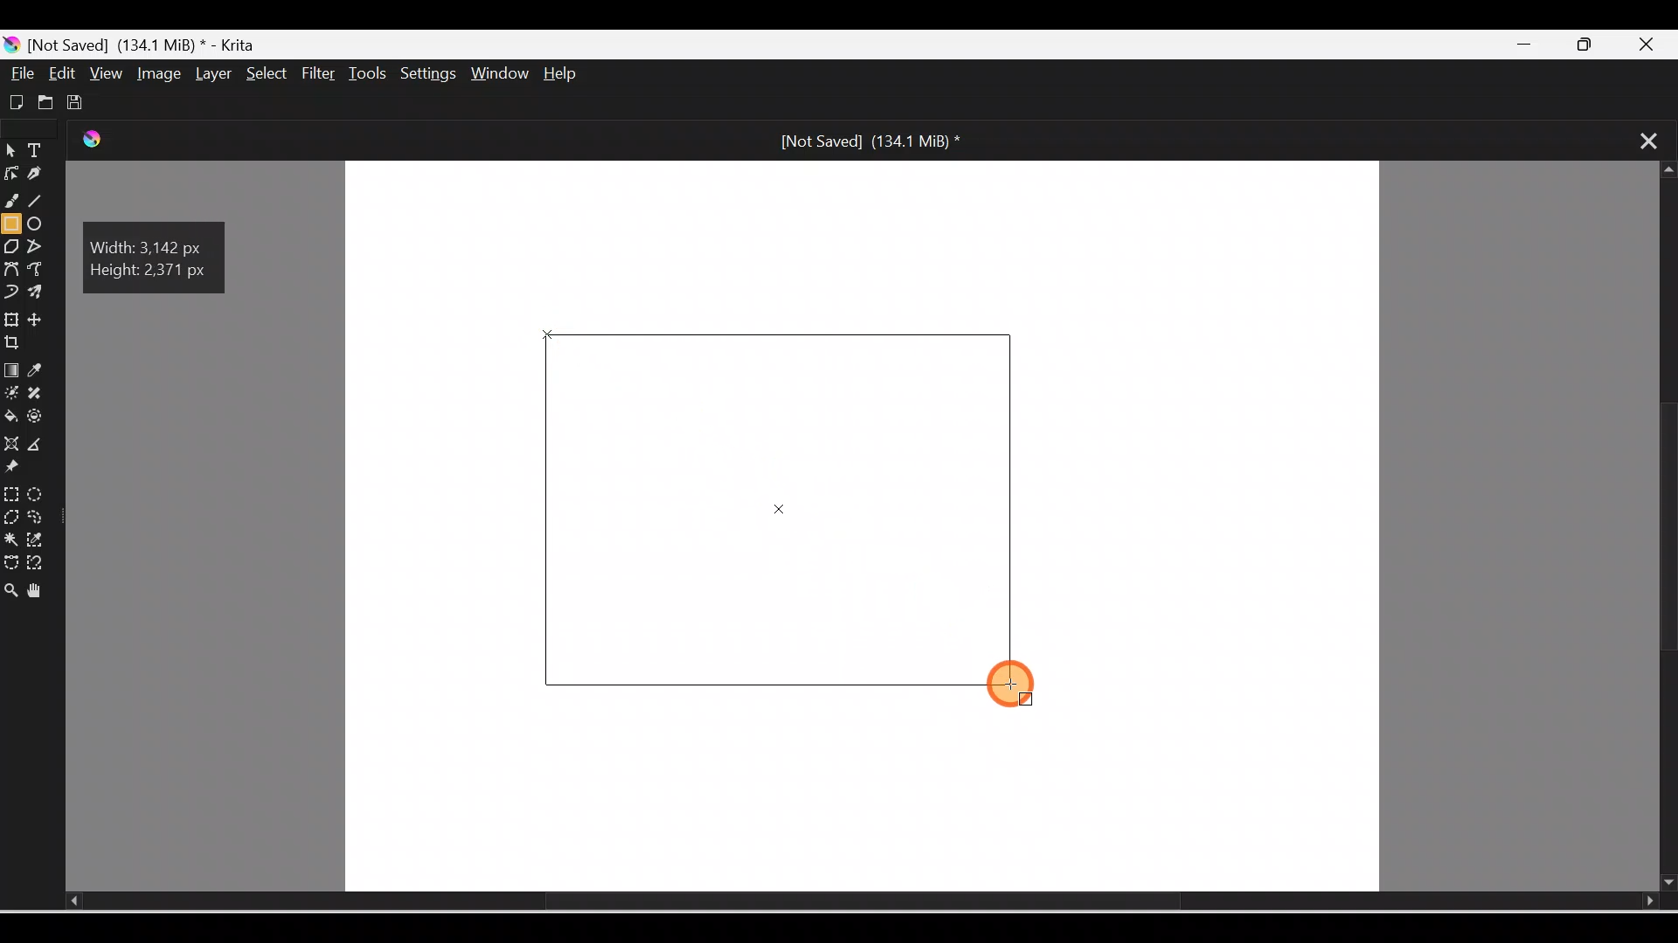 Image resolution: width=1678 pixels, height=943 pixels. I want to click on Text tool, so click(38, 152).